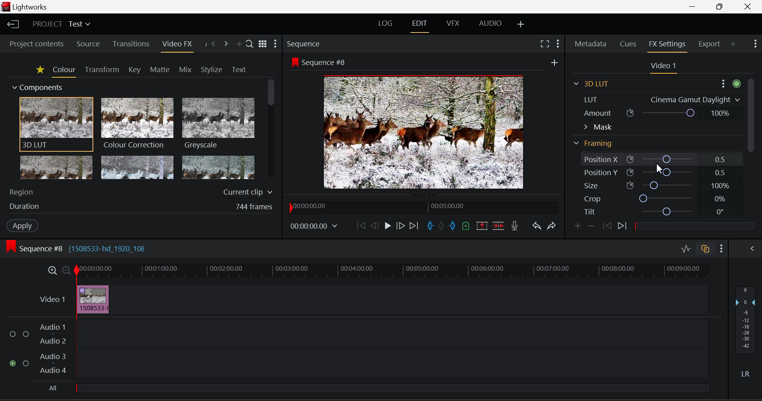 The height and width of the screenshot is (401, 762). What do you see at coordinates (101, 70) in the screenshot?
I see `Transform` at bounding box center [101, 70].